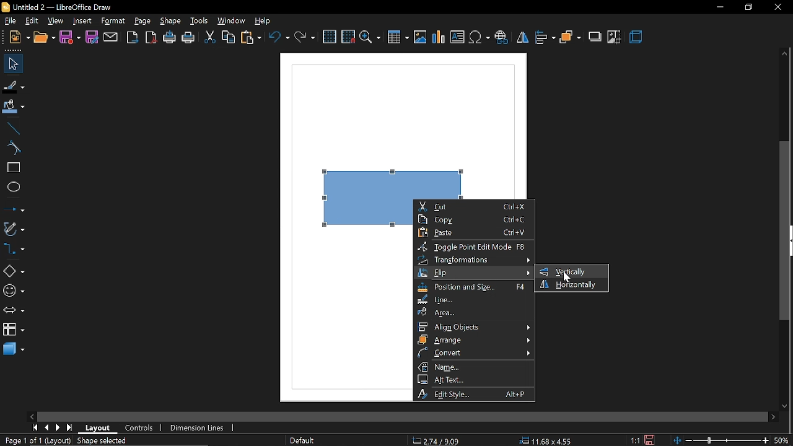 Image resolution: width=793 pixels, height=446 pixels. What do you see at coordinates (170, 37) in the screenshot?
I see `print directly` at bounding box center [170, 37].